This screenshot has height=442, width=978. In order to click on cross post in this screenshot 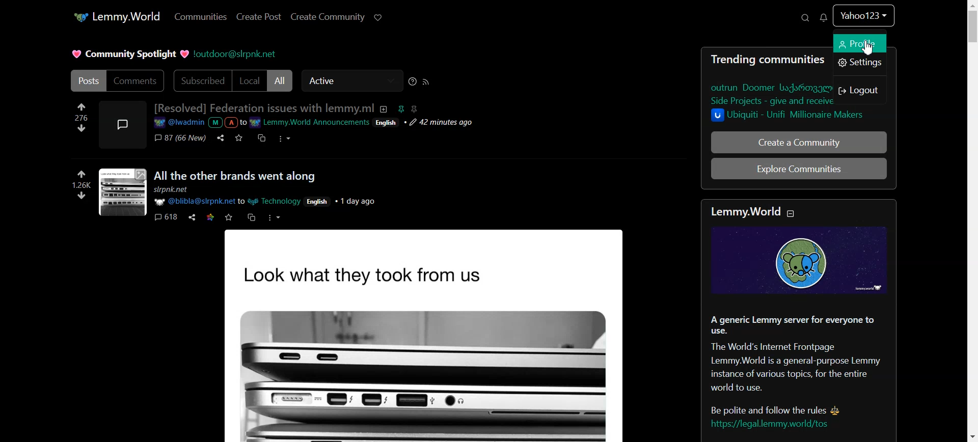, I will do `click(251, 217)`.